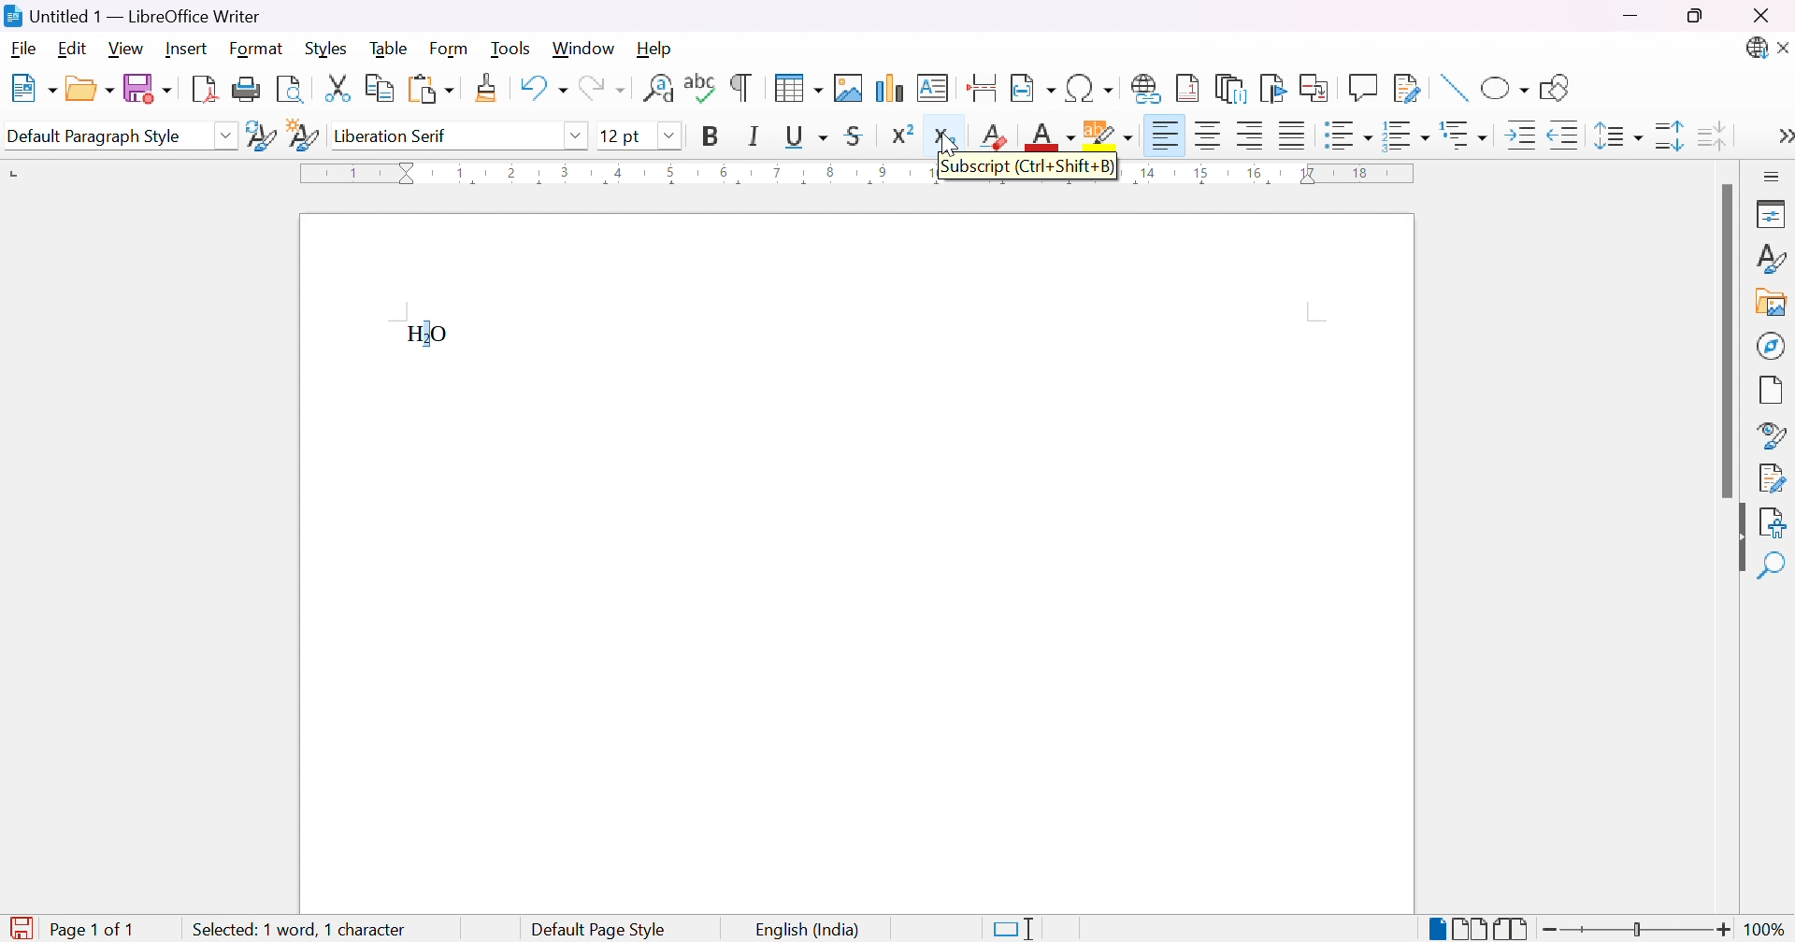  What do you see at coordinates (711, 136) in the screenshot?
I see `Bold` at bounding box center [711, 136].